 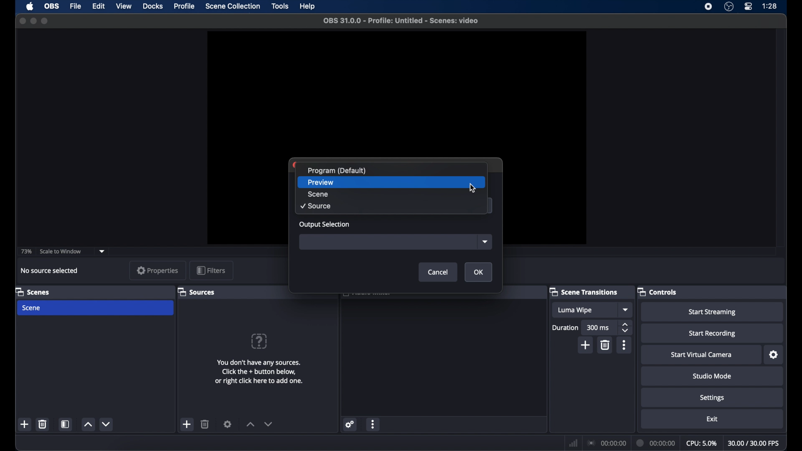 What do you see at coordinates (33, 21) in the screenshot?
I see `minimize` at bounding box center [33, 21].